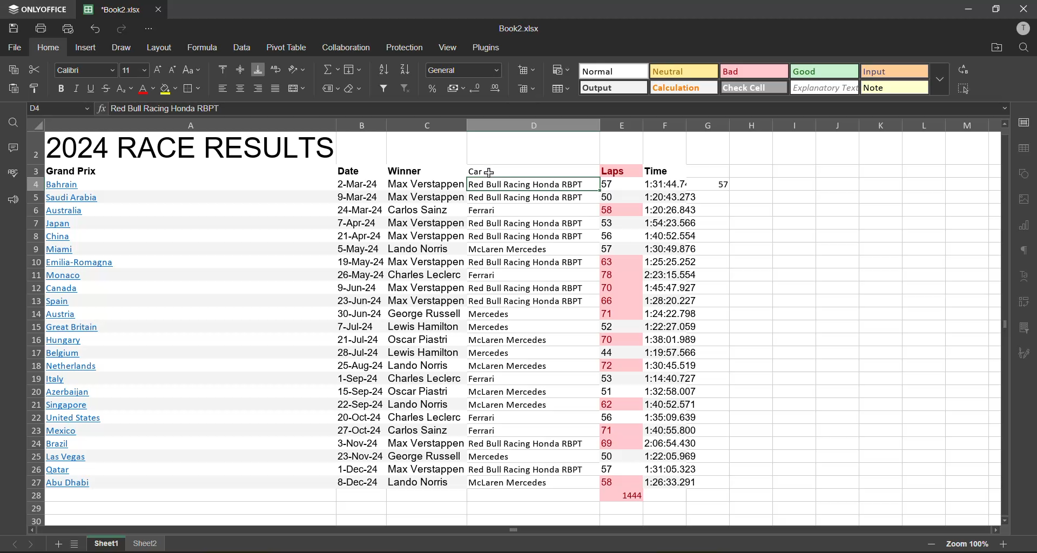 The width and height of the screenshot is (1037, 553). I want to click on neutral, so click(683, 71).